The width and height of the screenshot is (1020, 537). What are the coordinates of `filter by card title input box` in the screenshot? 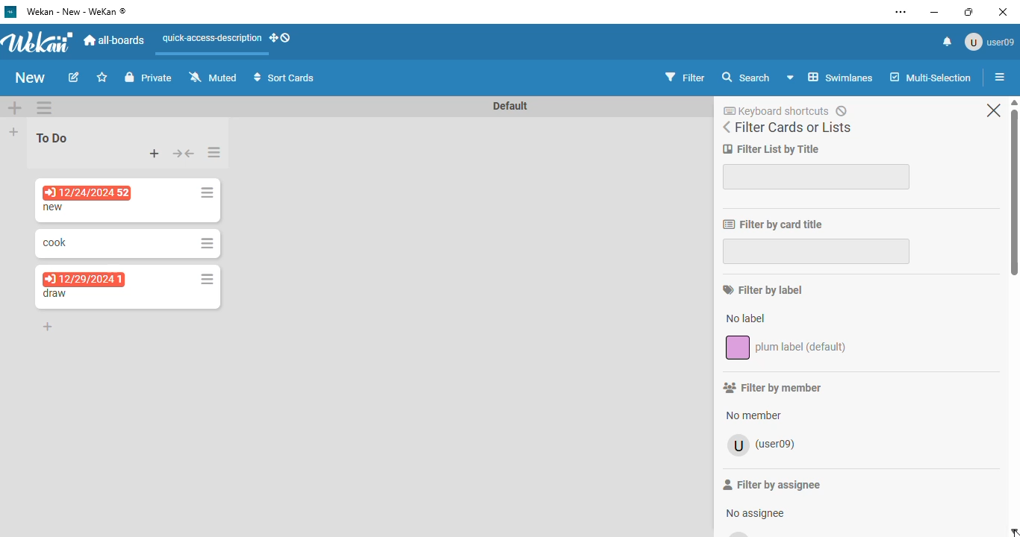 It's located at (815, 251).